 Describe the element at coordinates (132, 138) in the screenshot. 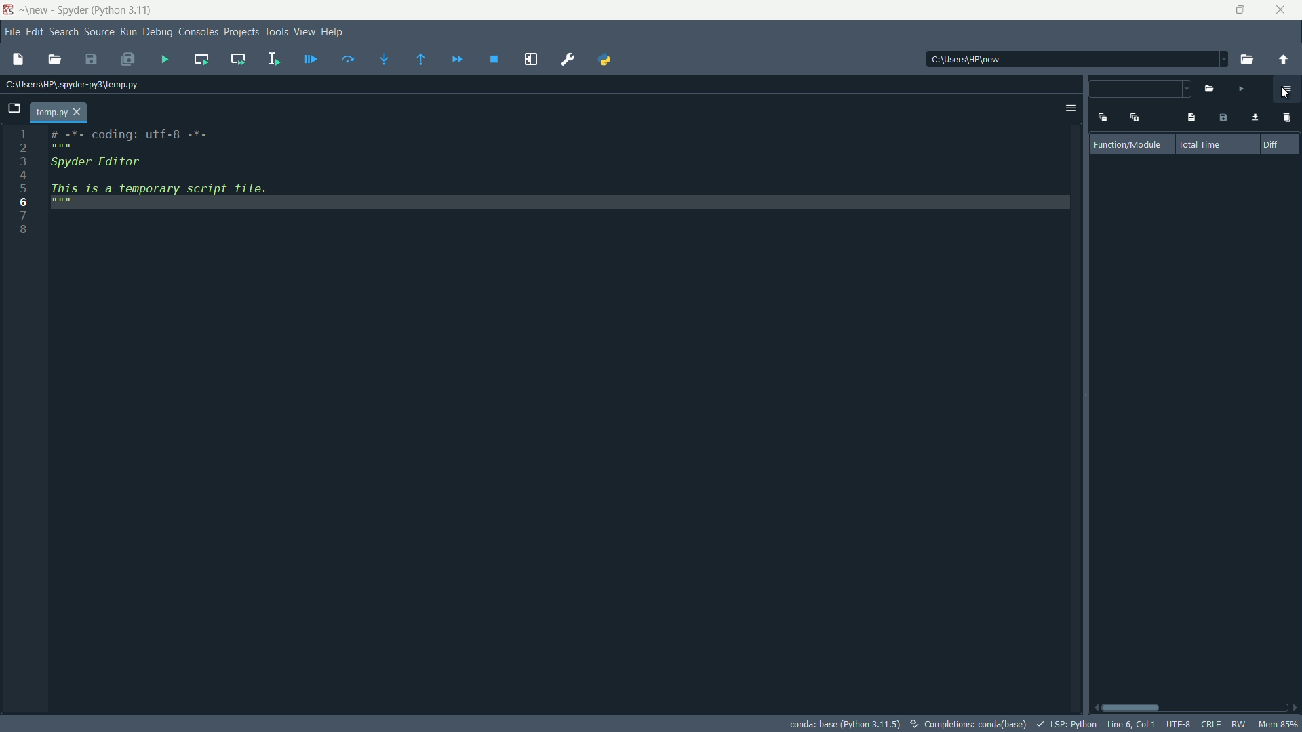

I see `#-*- coding: utf-8 -*-` at that location.